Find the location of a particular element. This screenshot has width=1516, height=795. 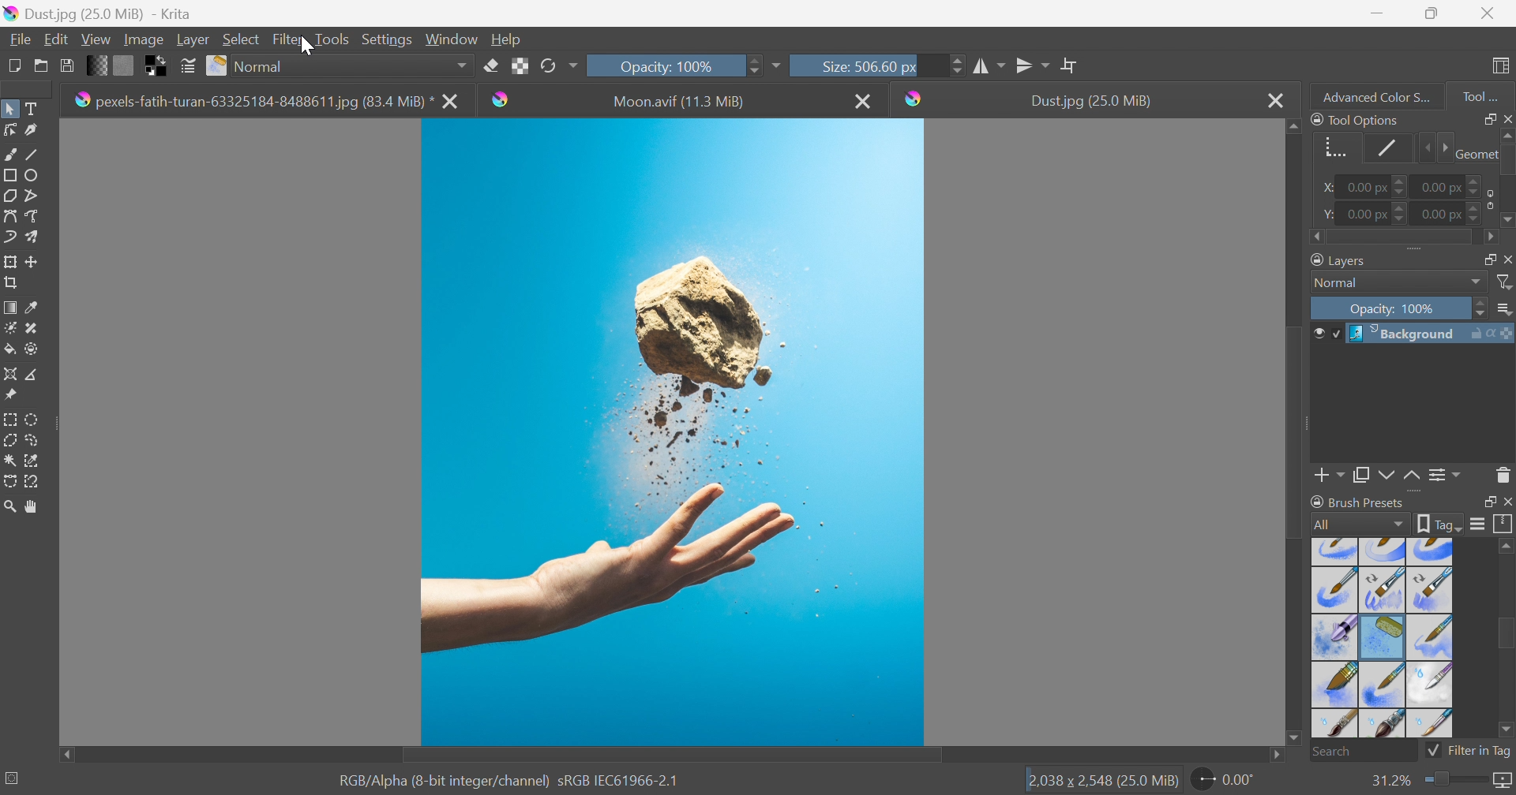

0.00° is located at coordinates (1225, 782).